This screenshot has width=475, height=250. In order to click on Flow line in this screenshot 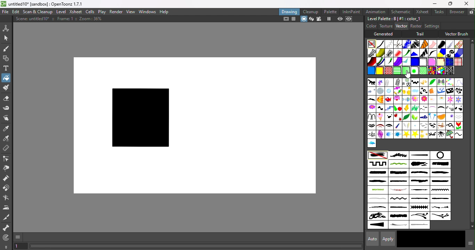, I will do `click(406, 62)`.